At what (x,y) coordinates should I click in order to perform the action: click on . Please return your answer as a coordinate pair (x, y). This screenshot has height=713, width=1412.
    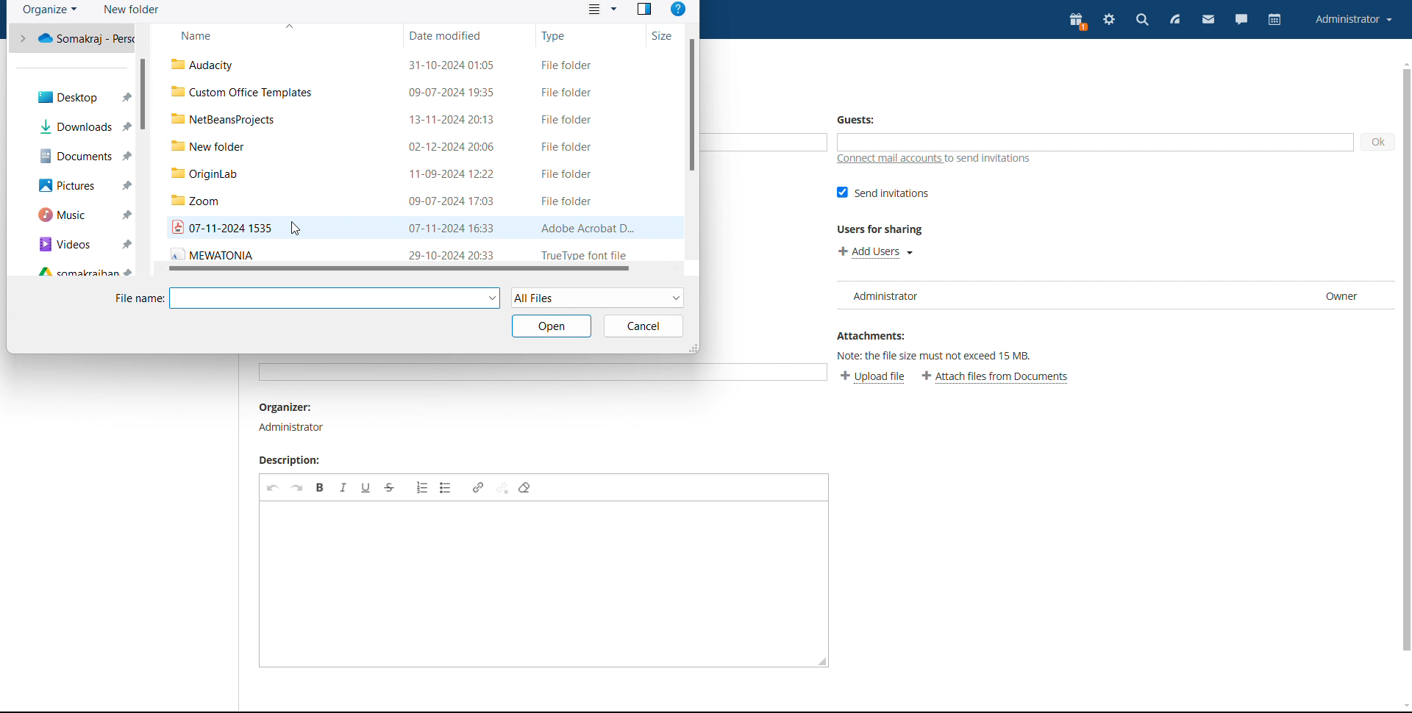
    Looking at the image, I should click on (405, 253).